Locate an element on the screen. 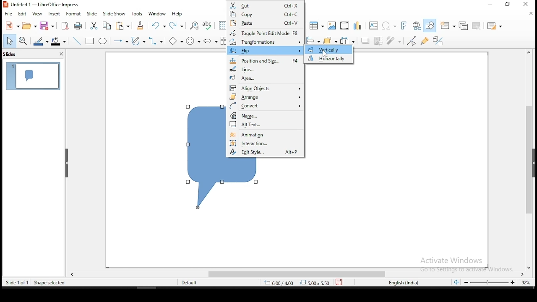 The image size is (537, 302). shape seleted is located at coordinates (50, 283).